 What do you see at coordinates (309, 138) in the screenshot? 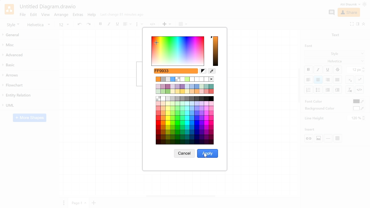
I see `Link` at bounding box center [309, 138].